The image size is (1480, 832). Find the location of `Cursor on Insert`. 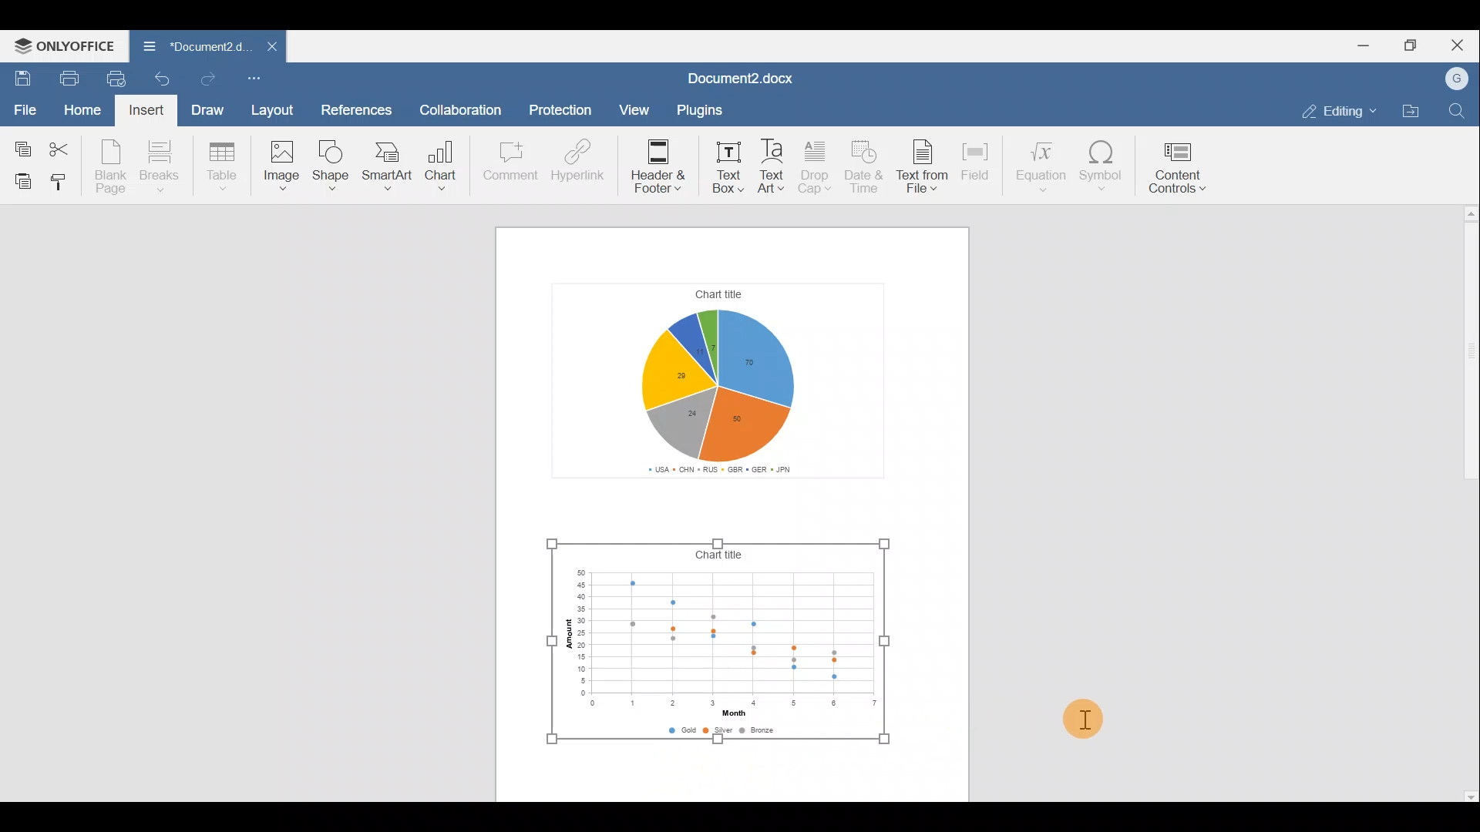

Cursor on Insert is located at coordinates (144, 111).